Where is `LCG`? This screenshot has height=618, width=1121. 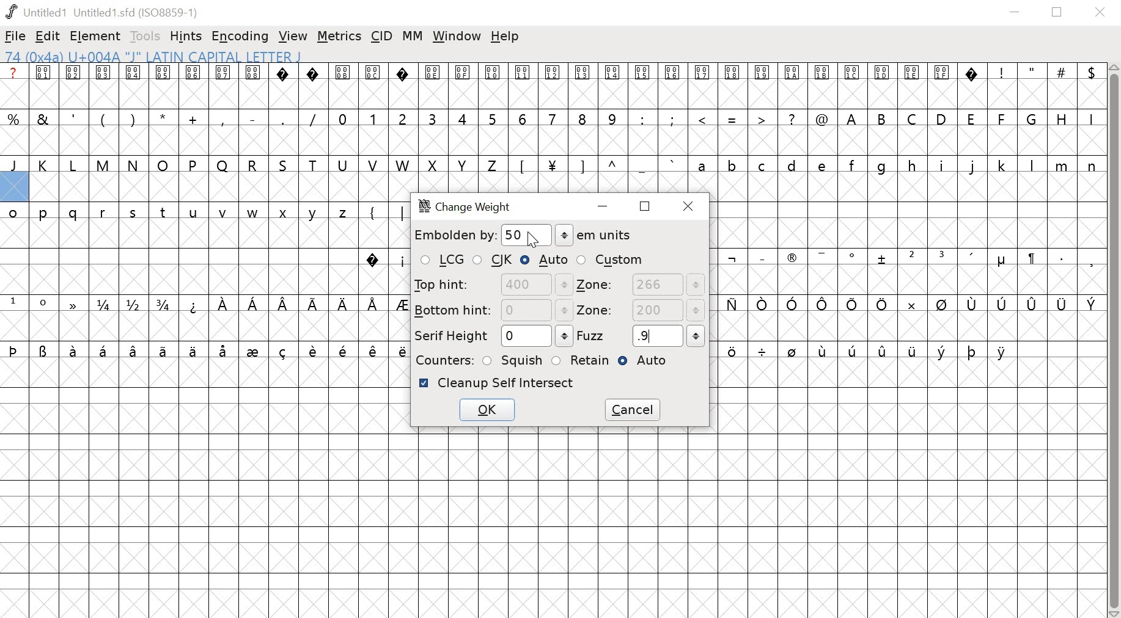
LCG is located at coordinates (441, 261).